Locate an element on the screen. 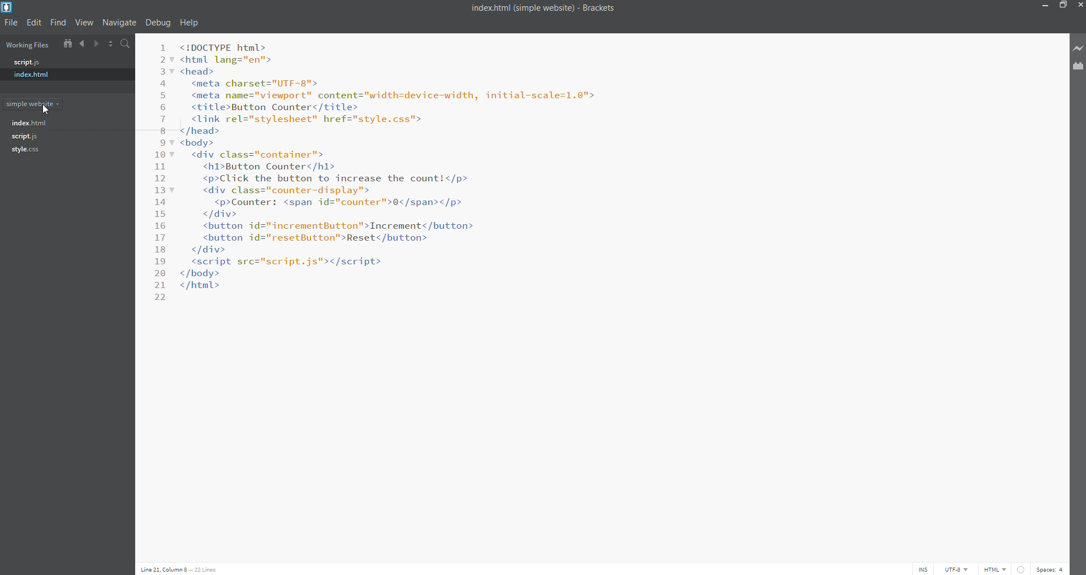 The image size is (1086, 575). Line 21, Column 8- 22 Lines is located at coordinates (179, 569).